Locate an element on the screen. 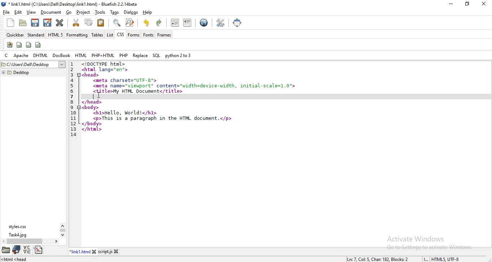 The image size is (492, 262). file is located at coordinates (6, 12).